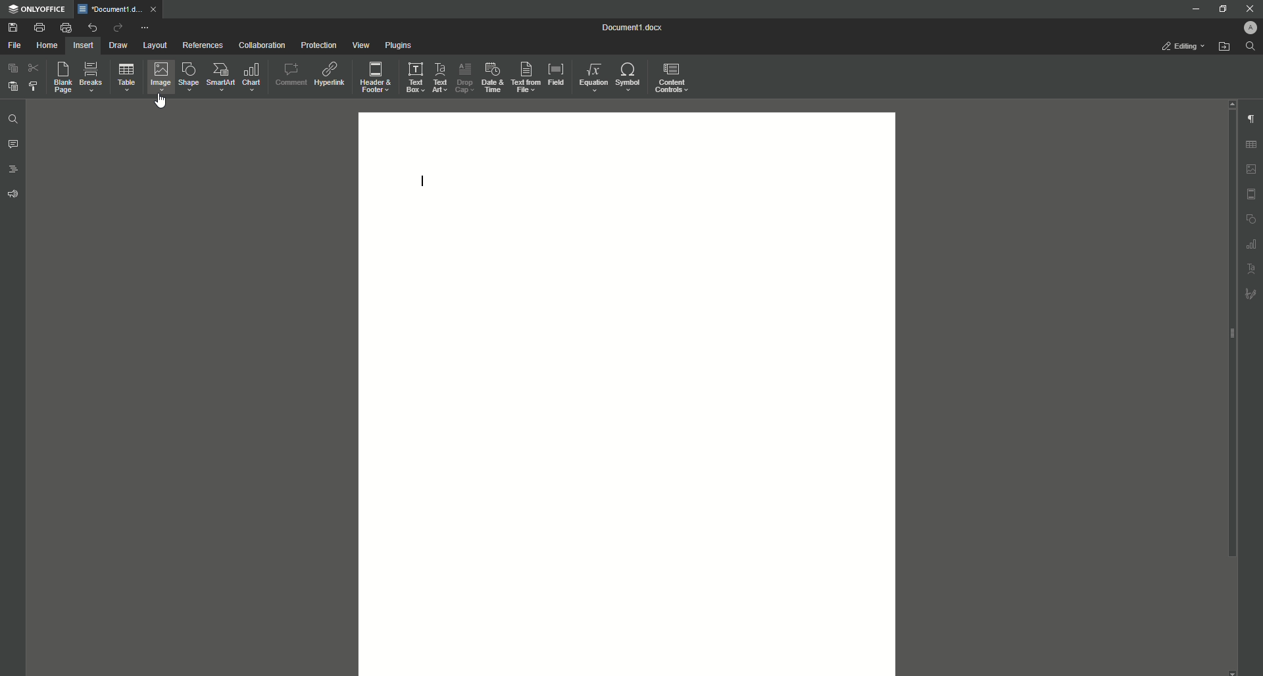 This screenshot has height=676, width=1263. What do you see at coordinates (464, 78) in the screenshot?
I see `Drop Cap` at bounding box center [464, 78].